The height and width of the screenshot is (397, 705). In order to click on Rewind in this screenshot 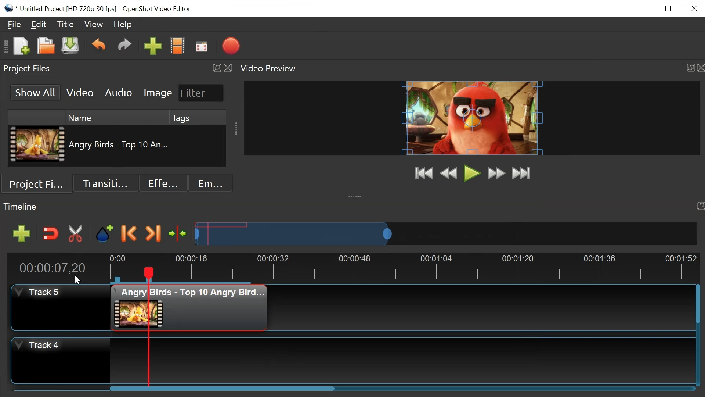, I will do `click(449, 174)`.